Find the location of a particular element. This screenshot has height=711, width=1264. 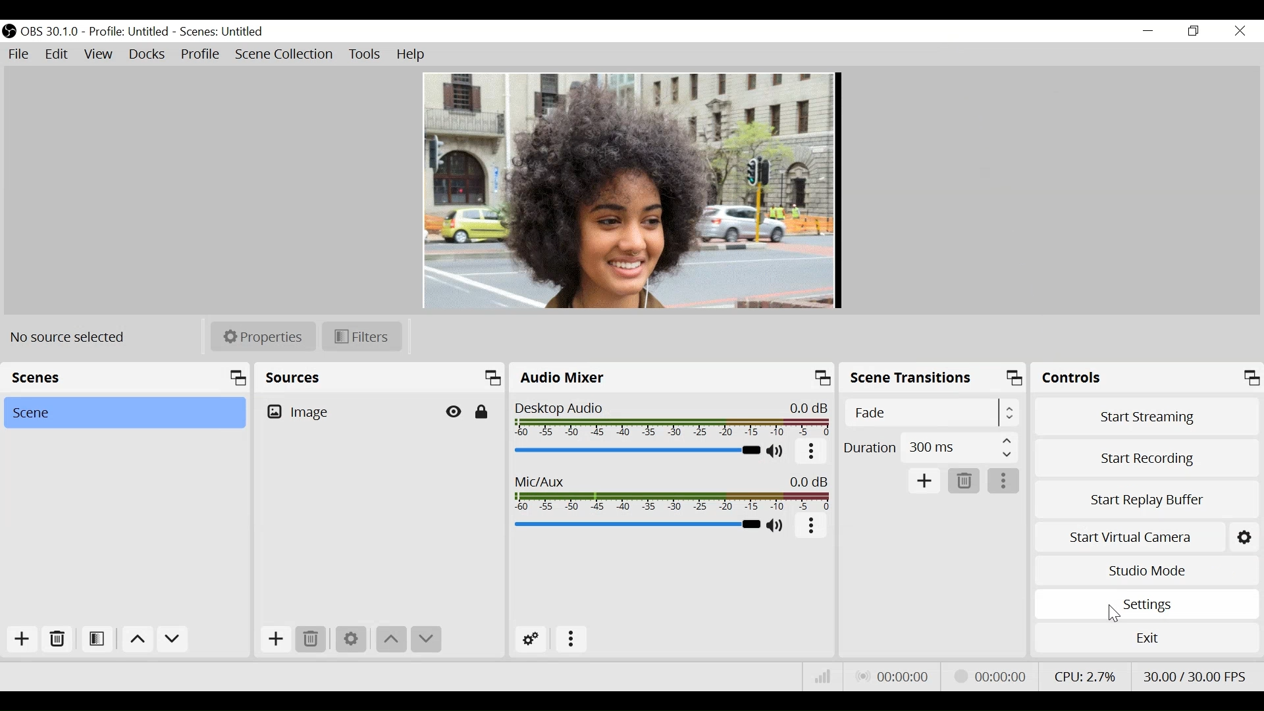

Mic/Aux  is located at coordinates (672, 495).